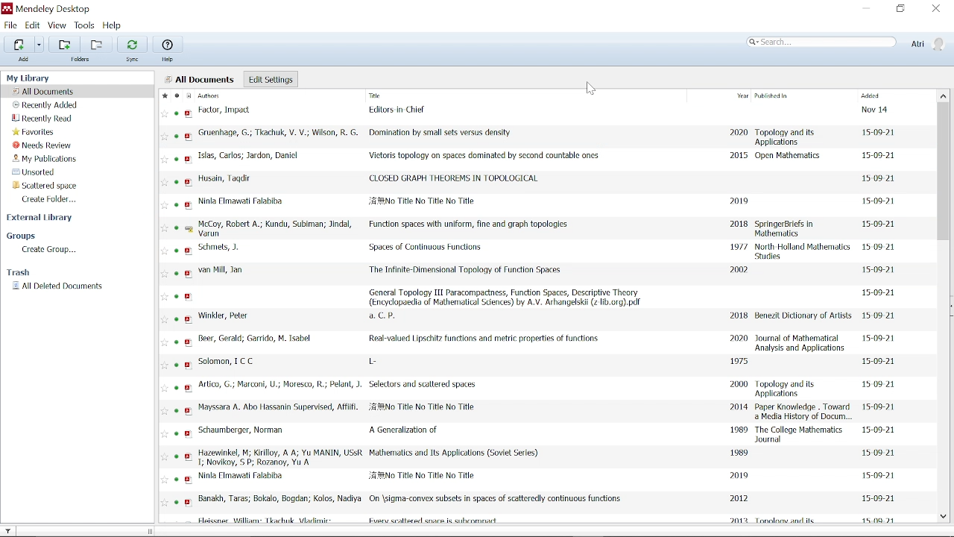 The image size is (954, 537). Describe the element at coordinates (164, 96) in the screenshot. I see `Mark as favorite` at that location.